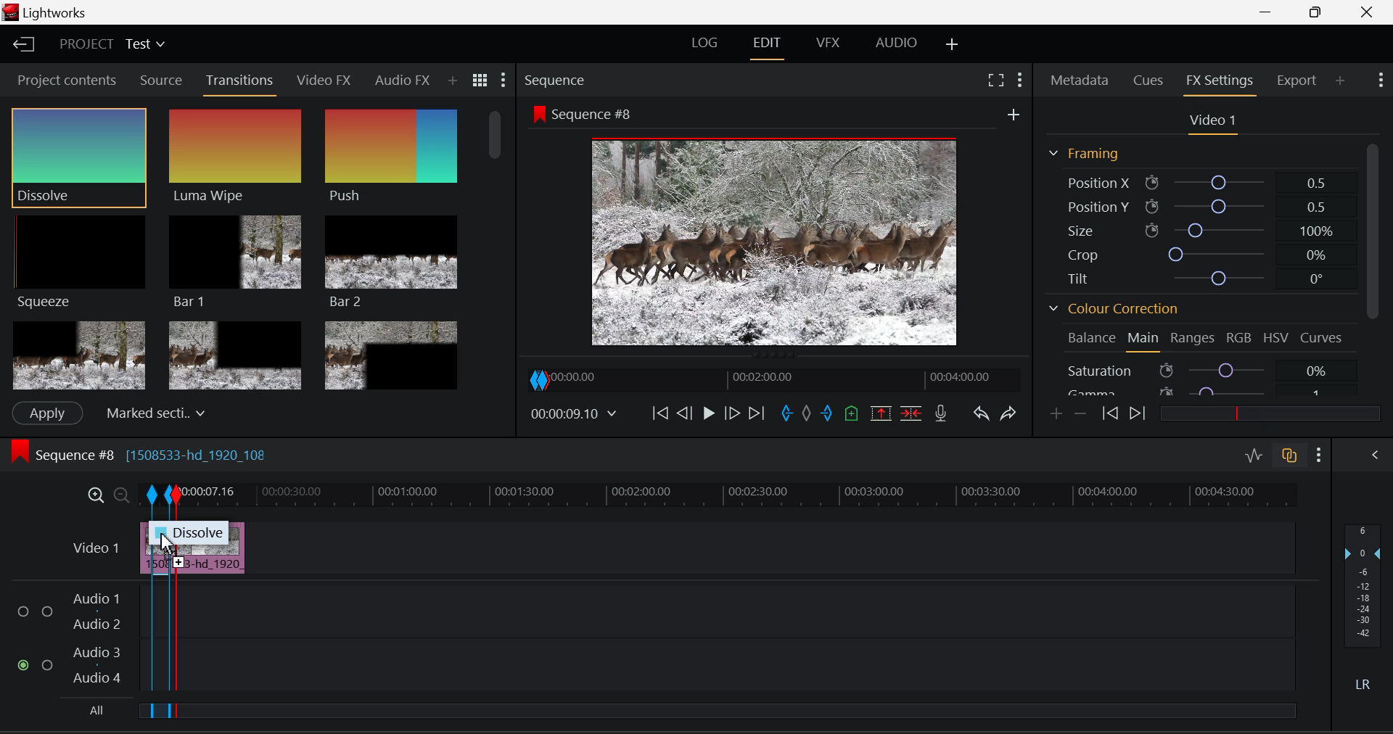 This screenshot has width=1393, height=734. What do you see at coordinates (97, 678) in the screenshot?
I see `Audio 4` at bounding box center [97, 678].